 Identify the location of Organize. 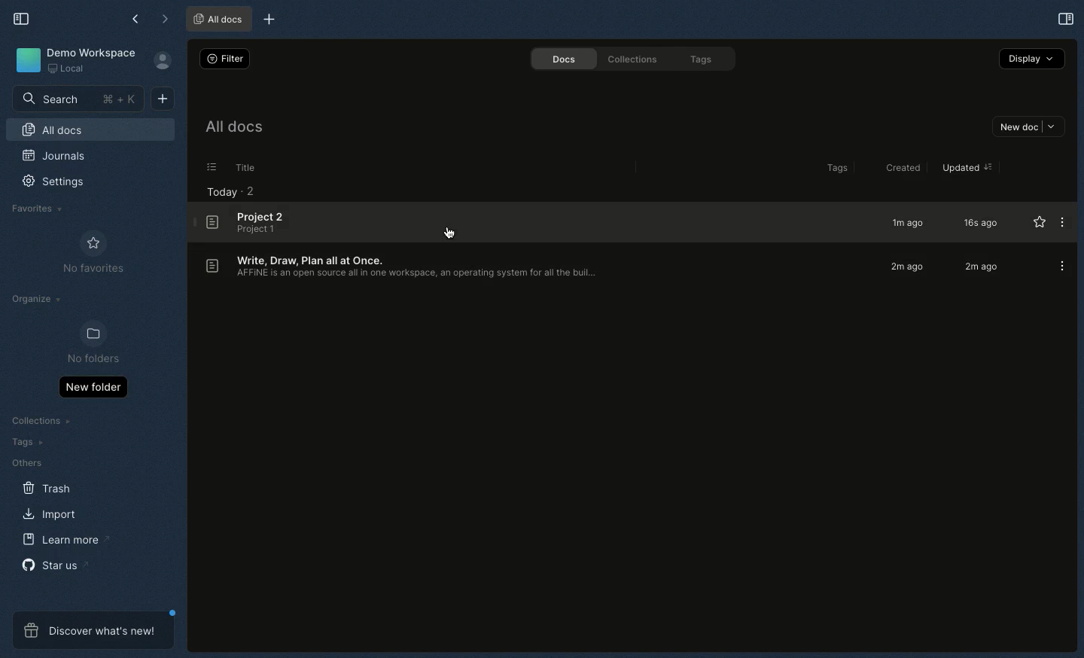
(39, 298).